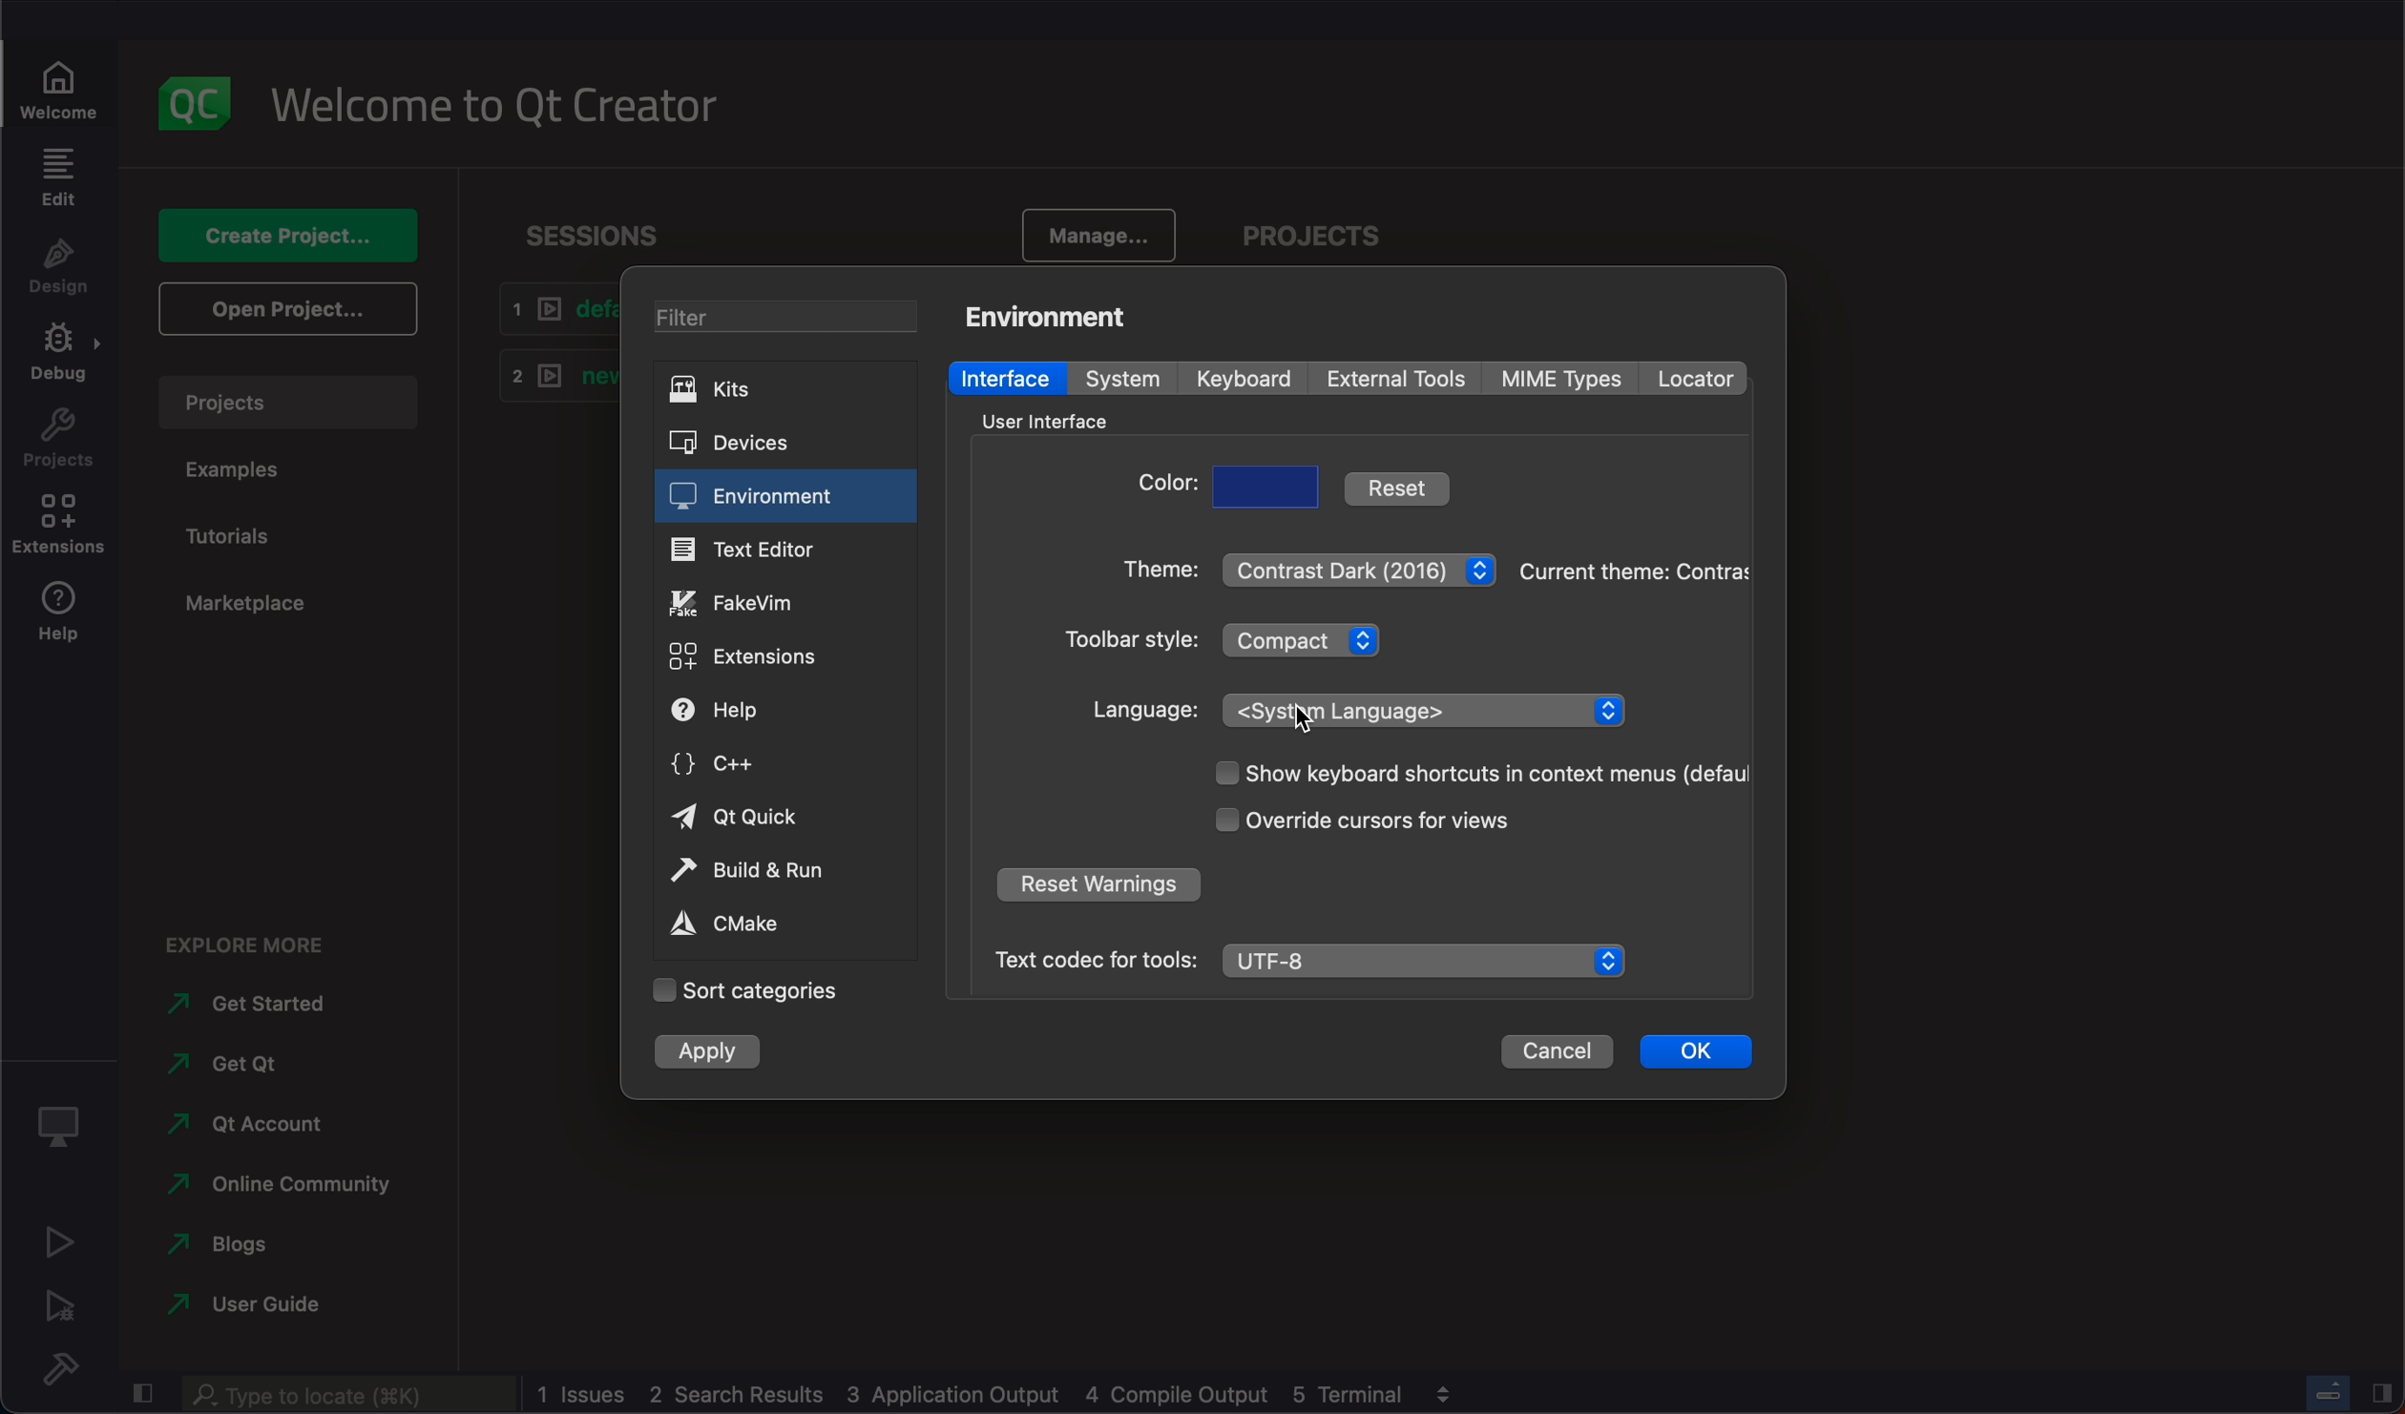 The height and width of the screenshot is (1414, 2405). I want to click on extensions, so click(59, 528).